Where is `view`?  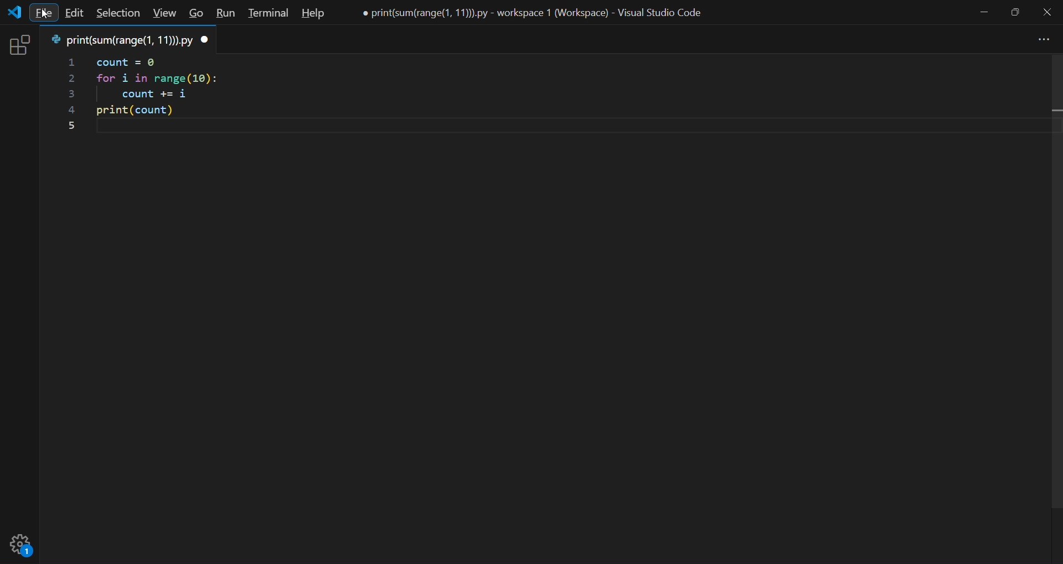 view is located at coordinates (162, 14).